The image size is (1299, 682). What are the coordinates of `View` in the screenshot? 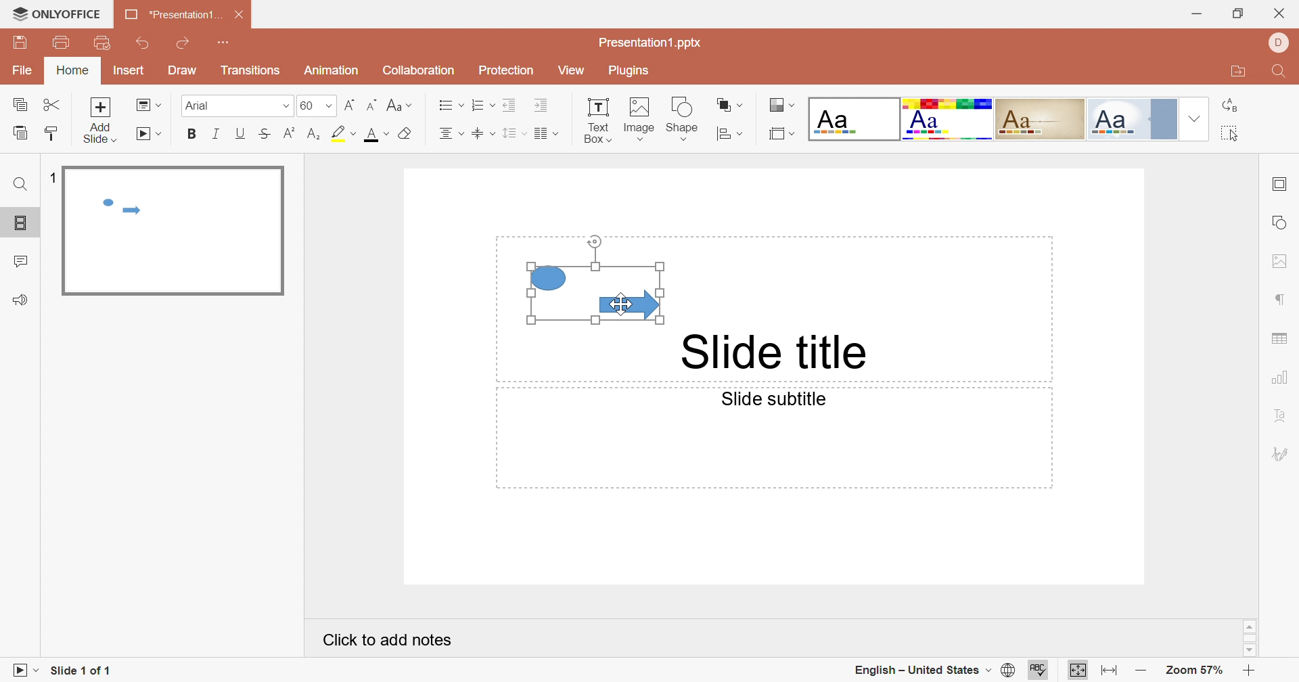 It's located at (573, 70).